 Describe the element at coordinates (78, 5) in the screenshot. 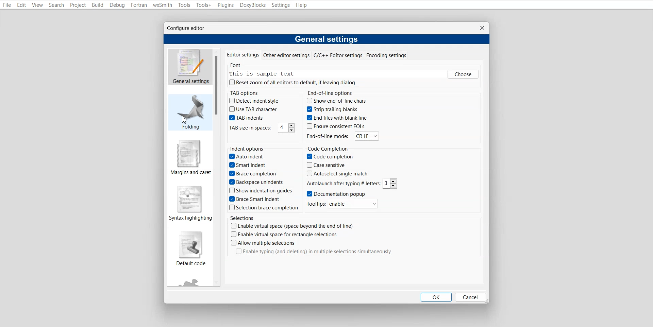

I see `Project` at that location.